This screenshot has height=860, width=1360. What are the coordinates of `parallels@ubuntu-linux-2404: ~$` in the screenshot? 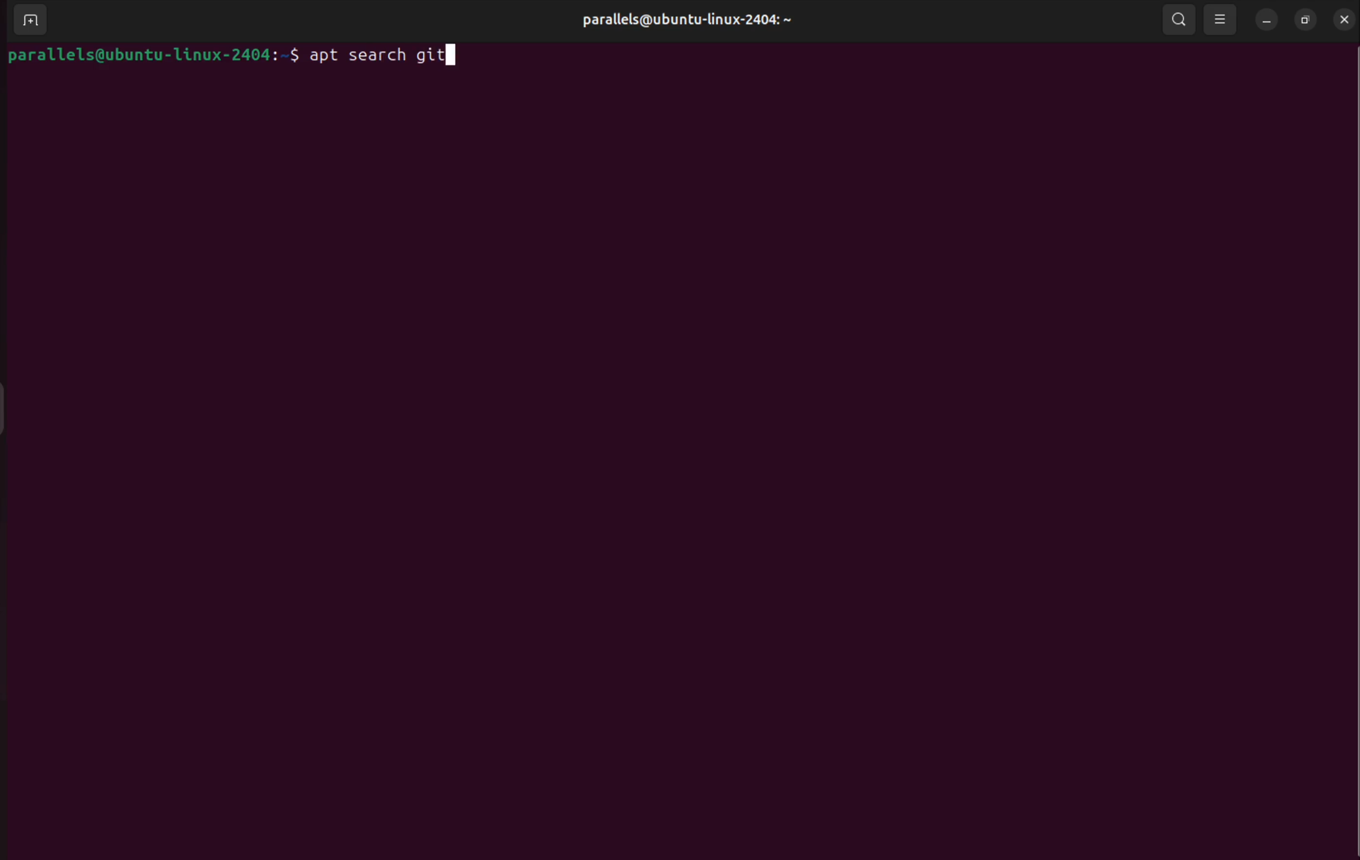 It's located at (151, 55).